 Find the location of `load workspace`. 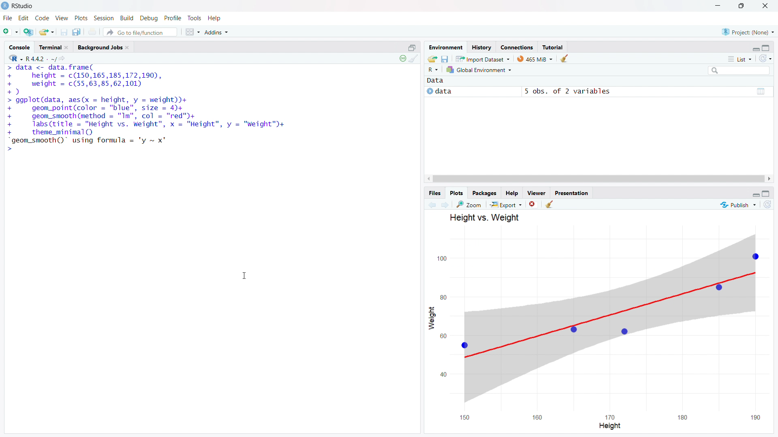

load workspace is located at coordinates (432, 58).